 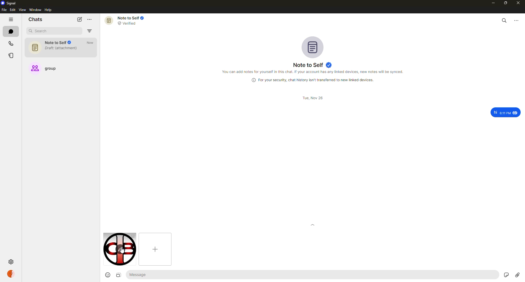 What do you see at coordinates (36, 18) in the screenshot?
I see `chats` at bounding box center [36, 18].